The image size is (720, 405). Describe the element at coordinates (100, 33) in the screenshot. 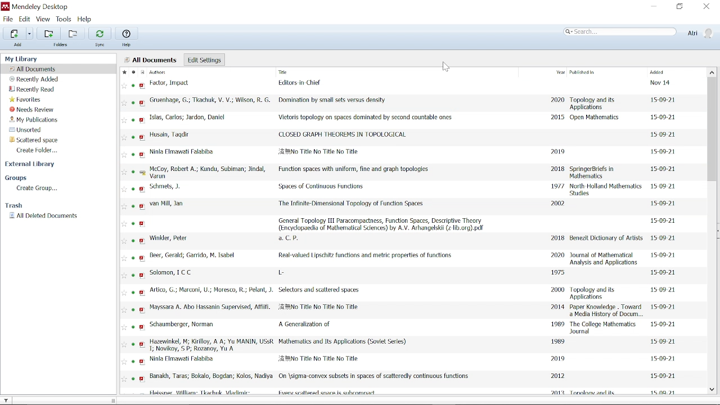

I see `Sync` at that location.